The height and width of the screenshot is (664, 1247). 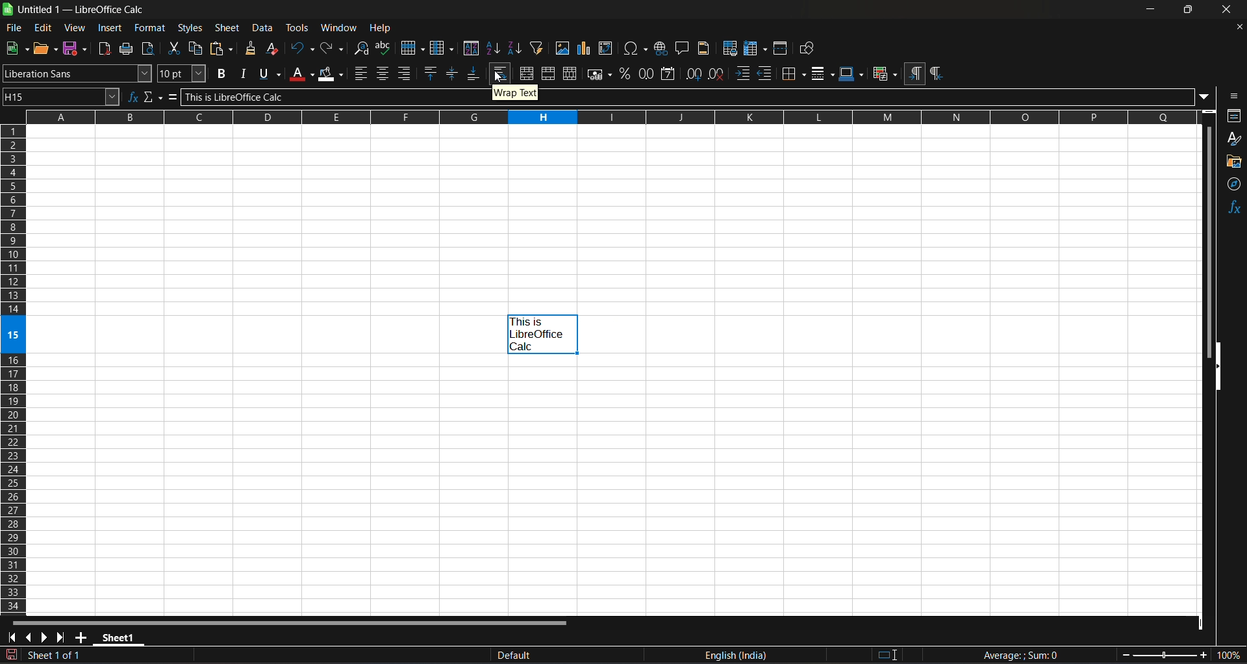 What do you see at coordinates (542, 334) in the screenshot?
I see `text in the cell is wrapped` at bounding box center [542, 334].